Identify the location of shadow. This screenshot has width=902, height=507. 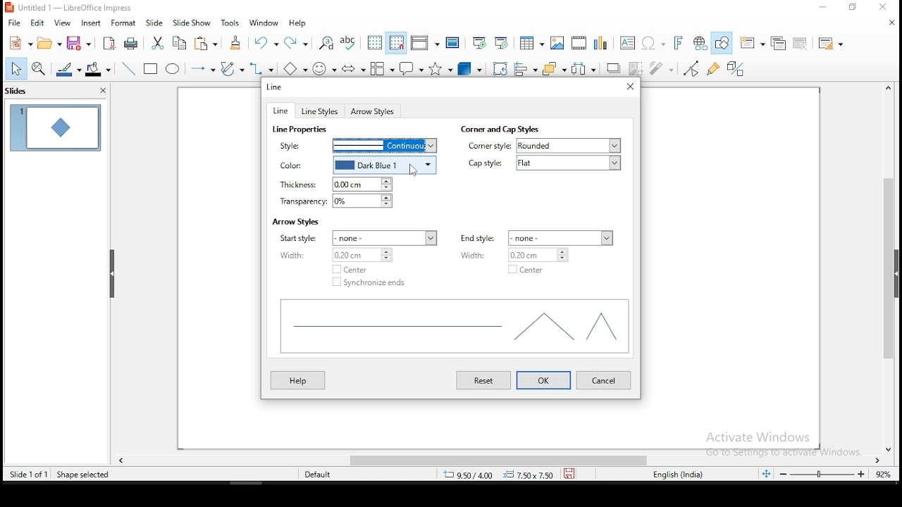
(614, 68).